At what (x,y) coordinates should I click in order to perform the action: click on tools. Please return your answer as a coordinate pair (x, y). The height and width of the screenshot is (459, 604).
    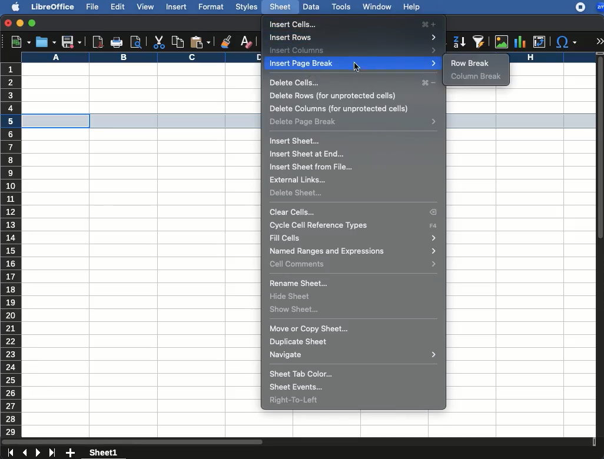
    Looking at the image, I should click on (342, 6).